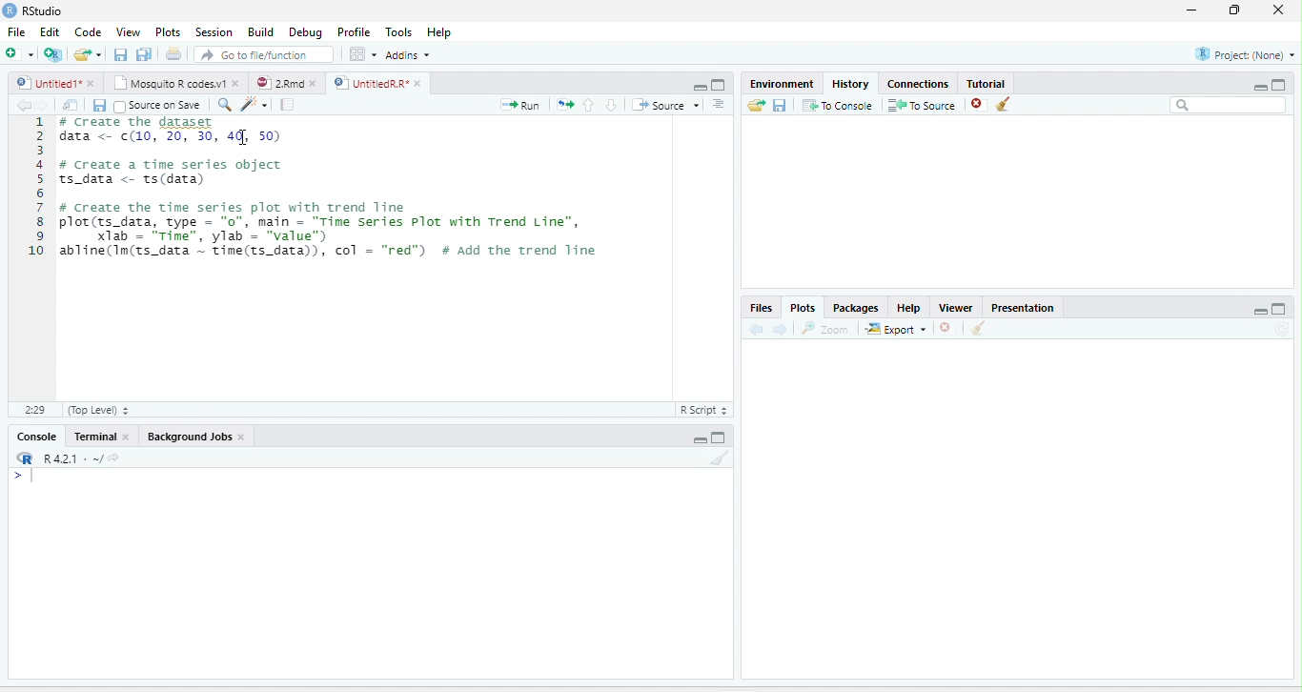 The width and height of the screenshot is (1302, 692). I want to click on Create a project, so click(52, 53).